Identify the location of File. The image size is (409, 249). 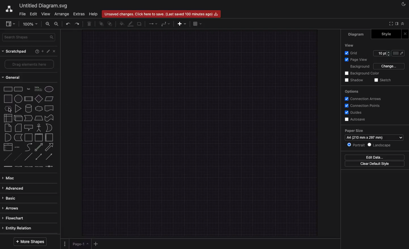
(22, 14).